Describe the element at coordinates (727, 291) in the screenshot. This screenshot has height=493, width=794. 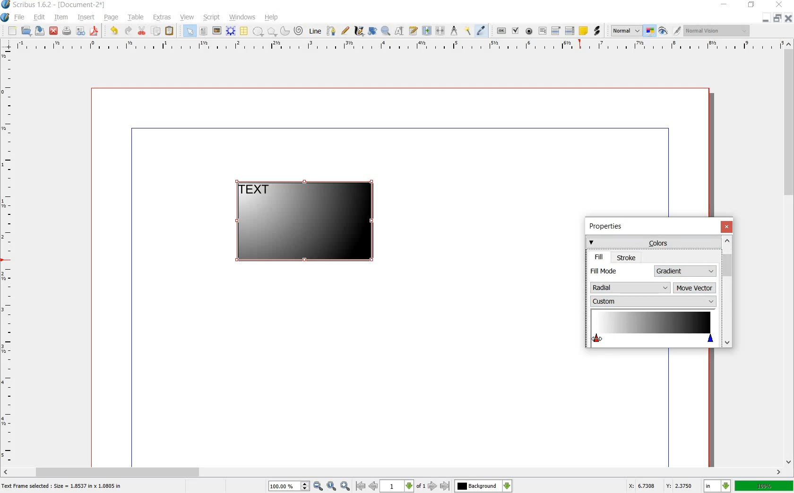
I see `scrollbar` at that location.